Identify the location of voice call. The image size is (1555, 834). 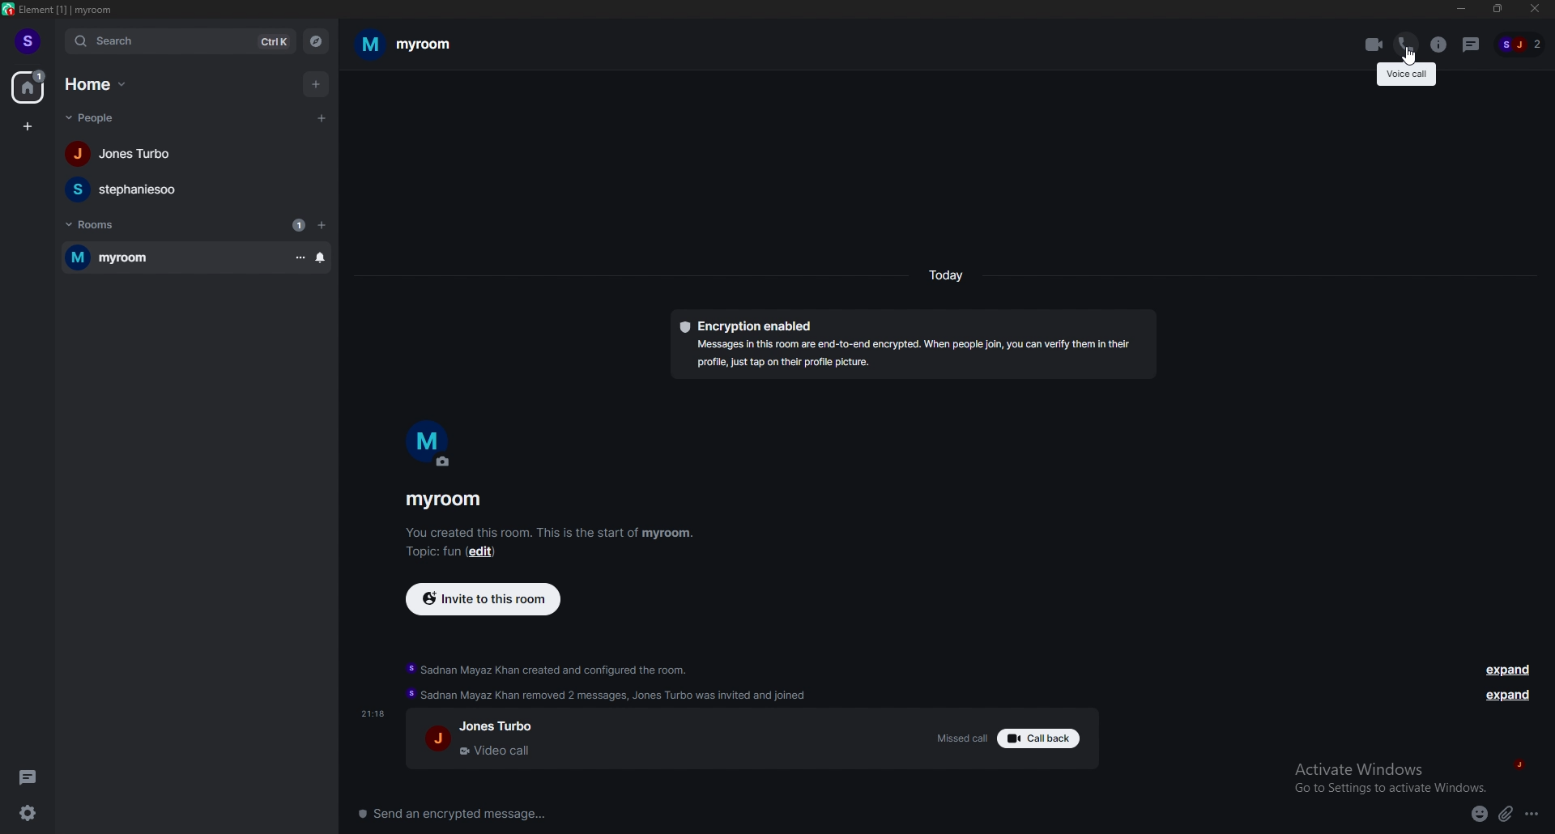
(1406, 40).